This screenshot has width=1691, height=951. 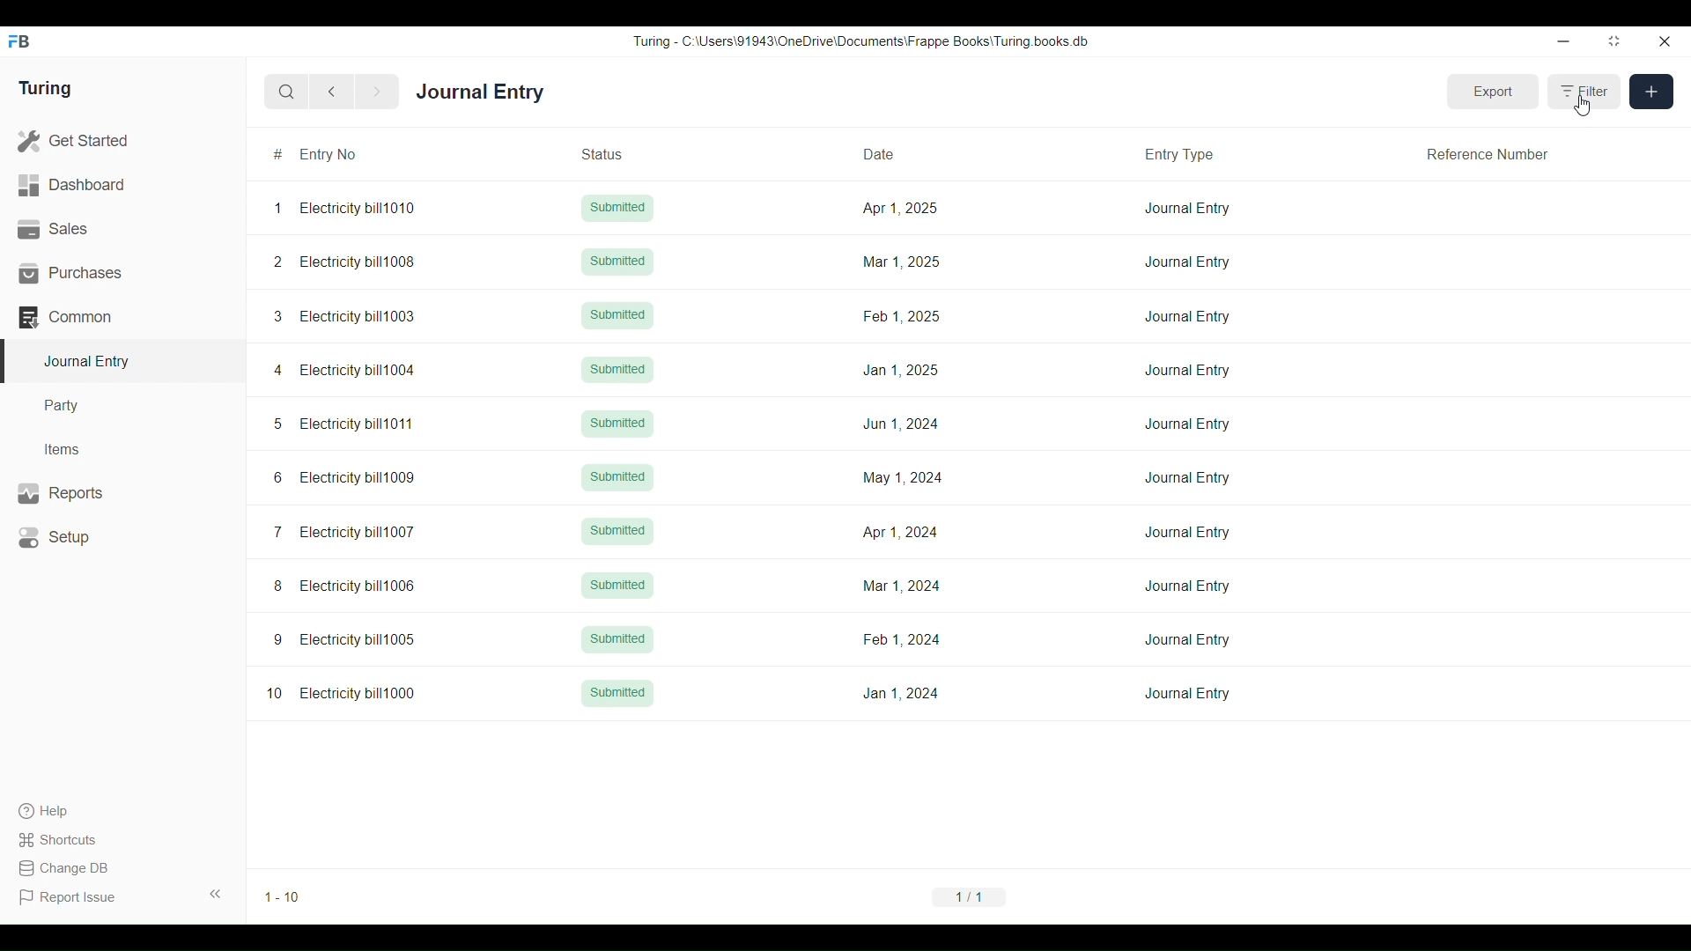 What do you see at coordinates (1651, 92) in the screenshot?
I see `New entry` at bounding box center [1651, 92].